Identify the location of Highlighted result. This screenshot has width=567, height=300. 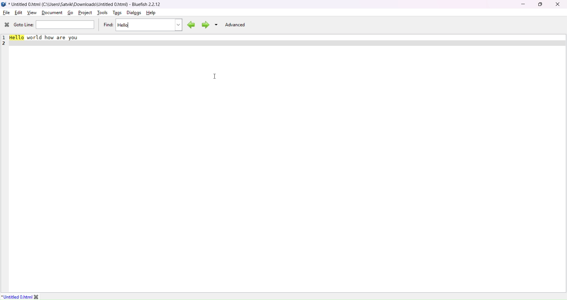
(17, 39).